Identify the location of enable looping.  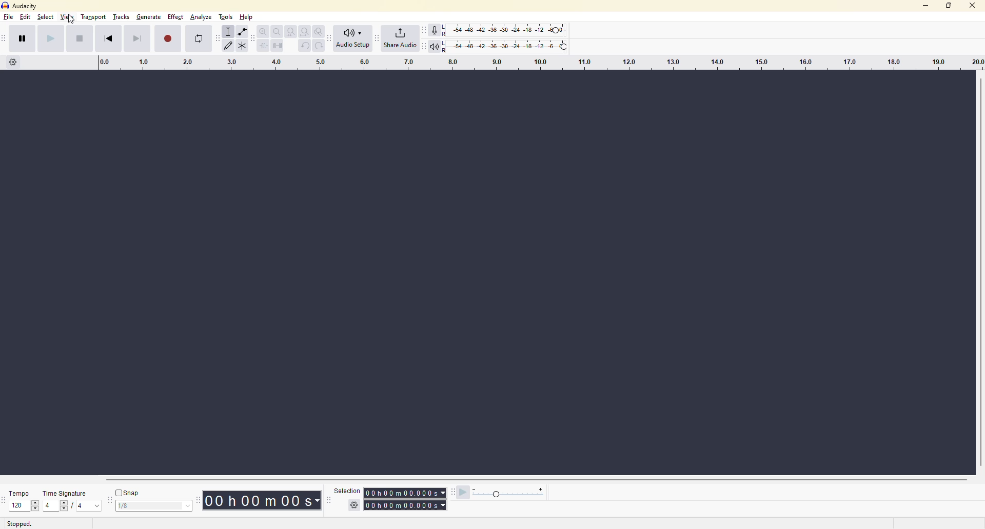
(199, 39).